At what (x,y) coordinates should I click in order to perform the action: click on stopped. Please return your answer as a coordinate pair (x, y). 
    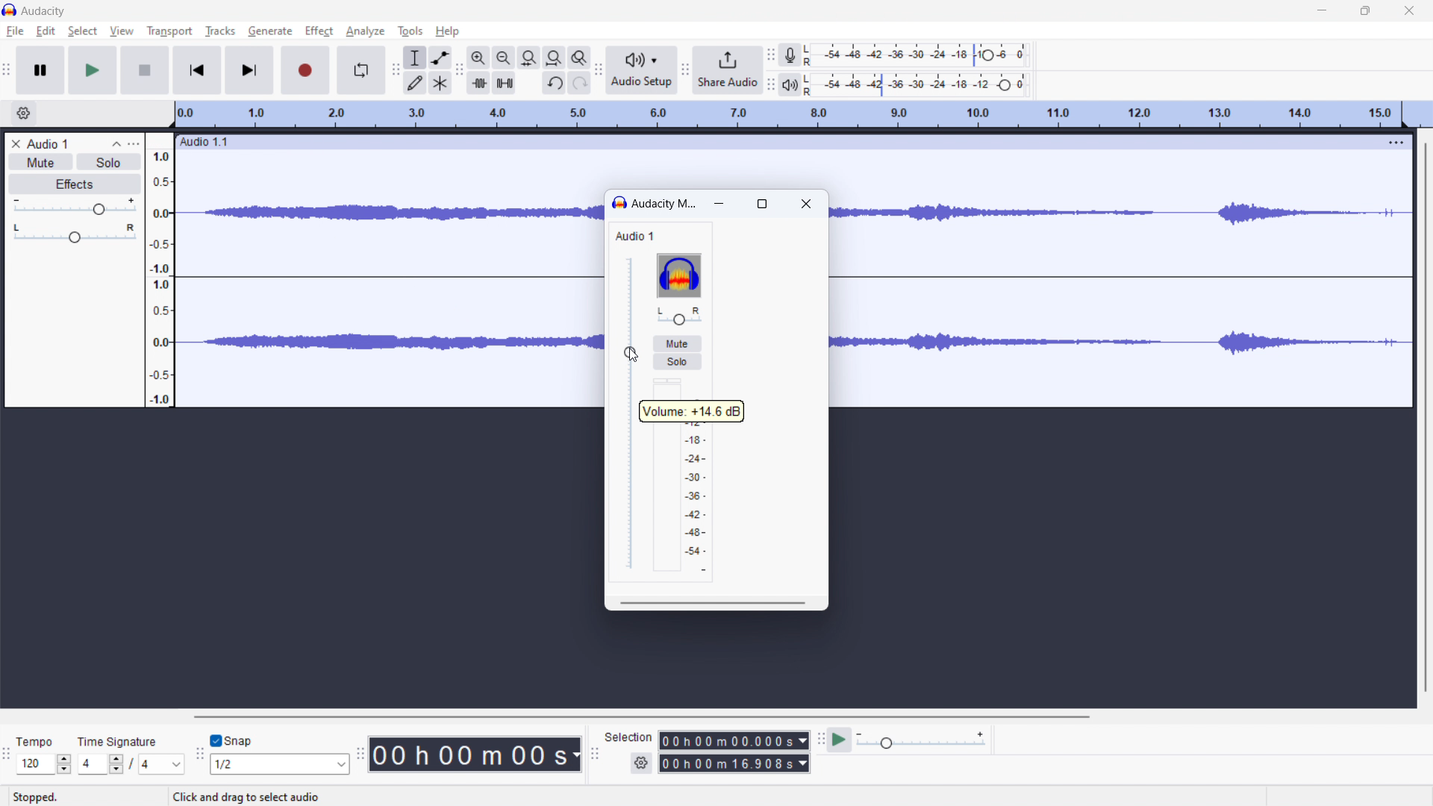
    Looking at the image, I should click on (41, 792).